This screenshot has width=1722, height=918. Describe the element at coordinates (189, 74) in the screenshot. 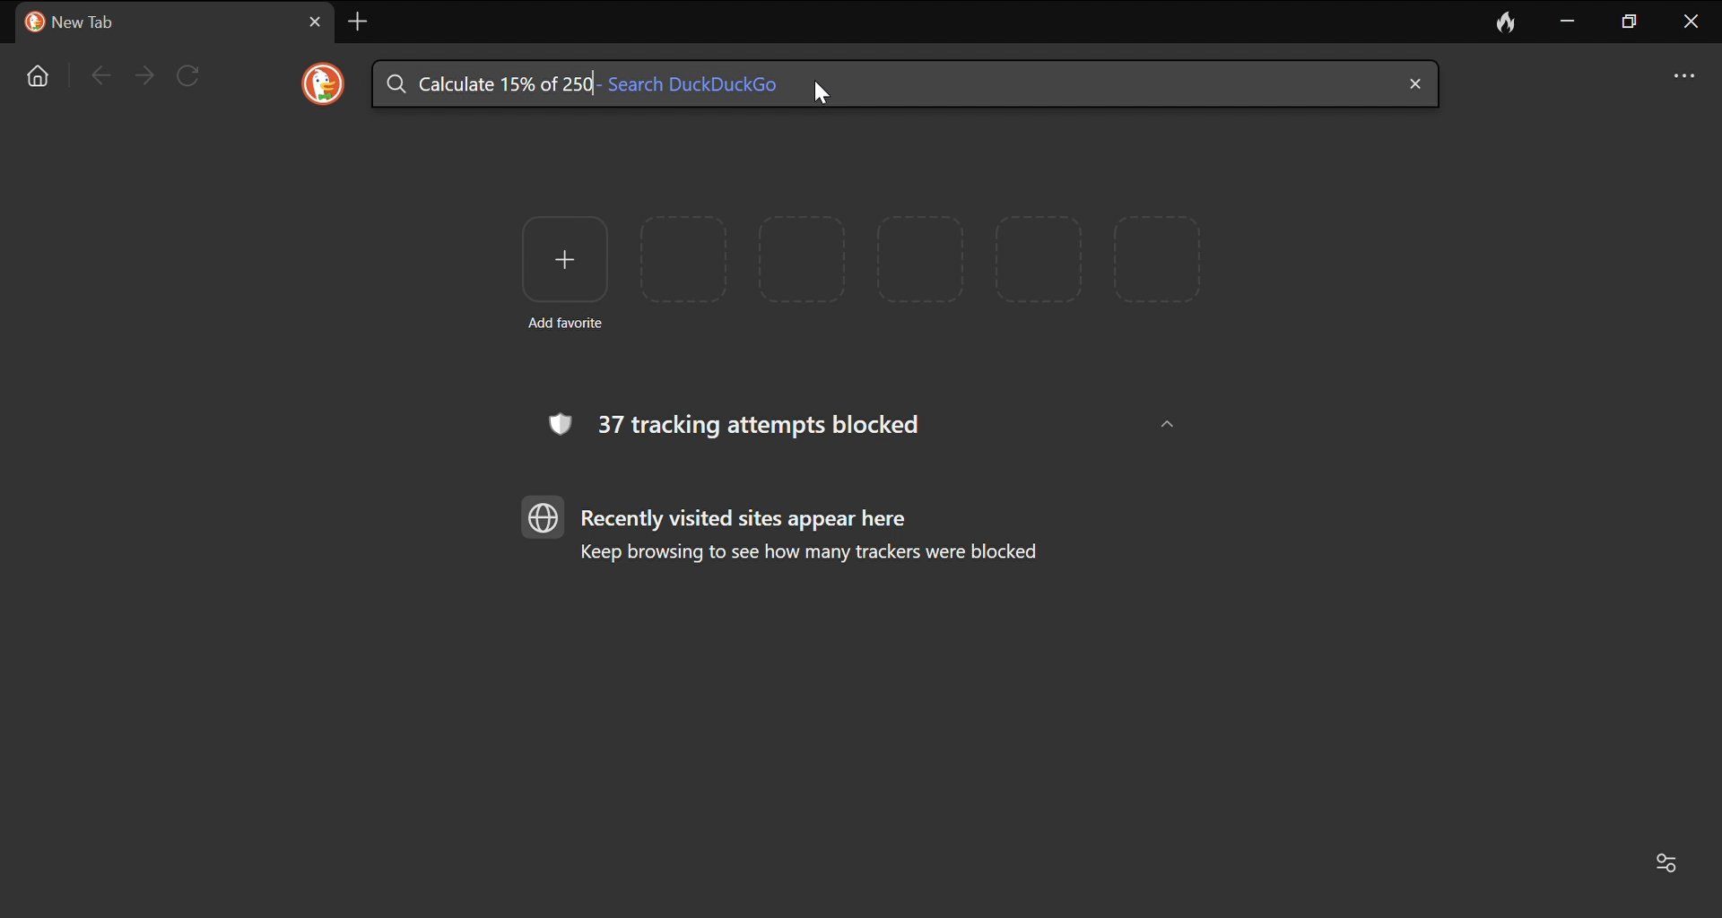

I see `Reload` at that location.